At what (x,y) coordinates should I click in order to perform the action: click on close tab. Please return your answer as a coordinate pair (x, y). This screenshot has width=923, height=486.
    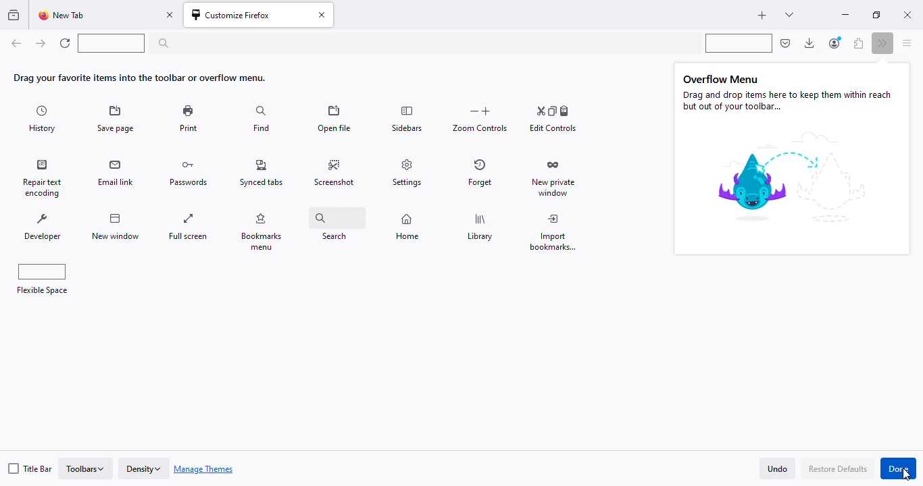
    Looking at the image, I should click on (322, 15).